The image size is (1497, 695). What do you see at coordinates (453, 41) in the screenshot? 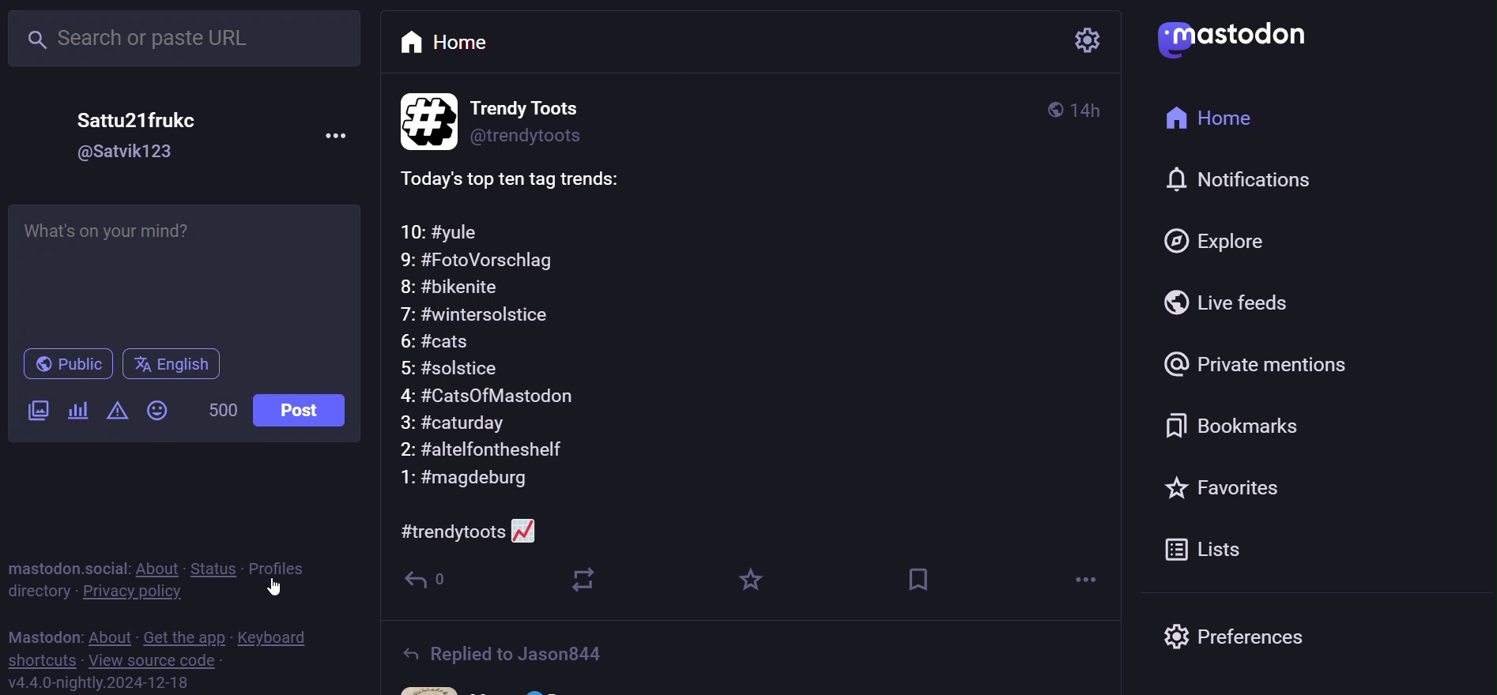
I see `home` at bounding box center [453, 41].